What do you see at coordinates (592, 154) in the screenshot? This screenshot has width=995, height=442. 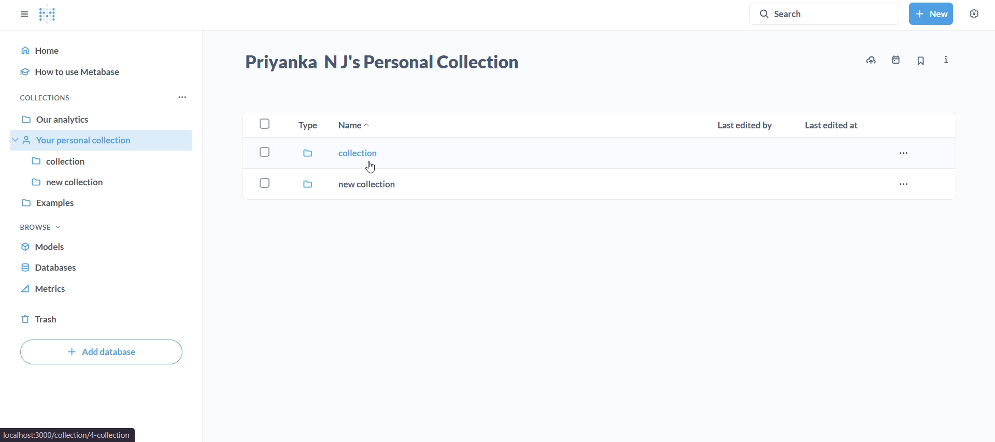 I see `Collection` at bounding box center [592, 154].